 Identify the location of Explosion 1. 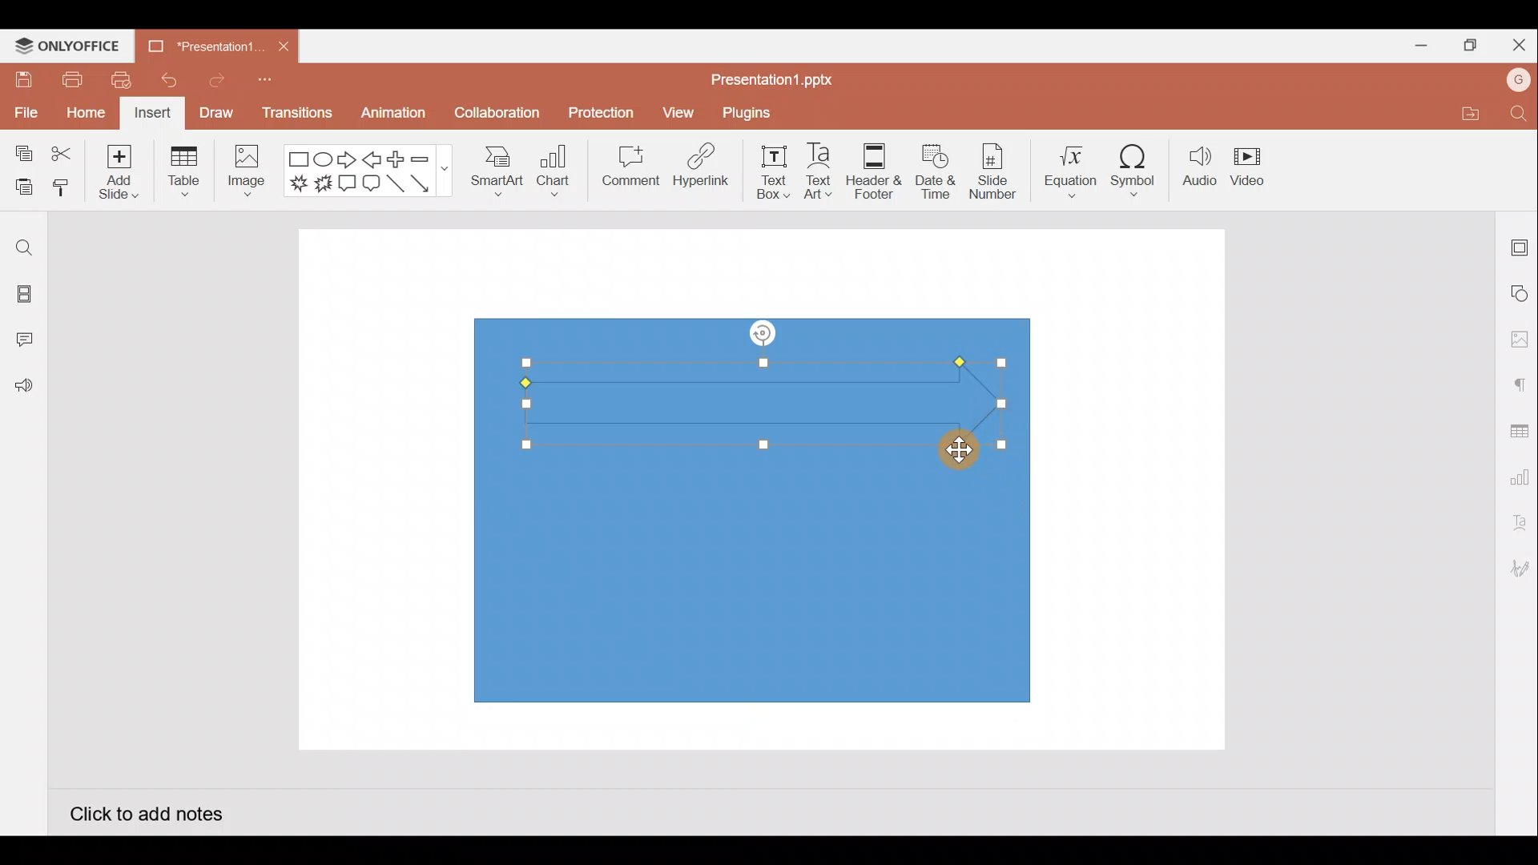
(299, 183).